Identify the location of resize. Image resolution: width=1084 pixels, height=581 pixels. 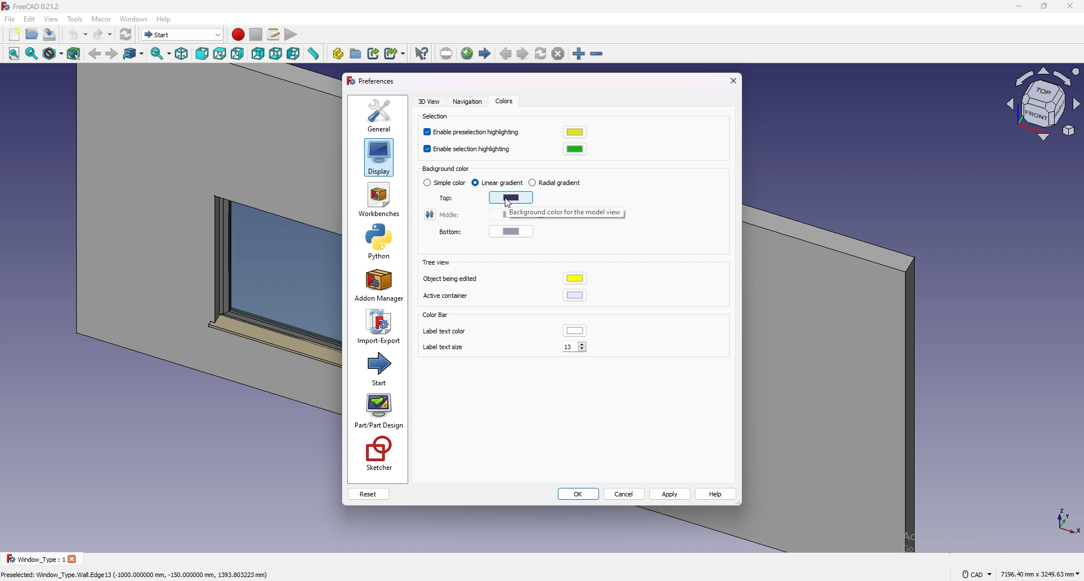
(1044, 6).